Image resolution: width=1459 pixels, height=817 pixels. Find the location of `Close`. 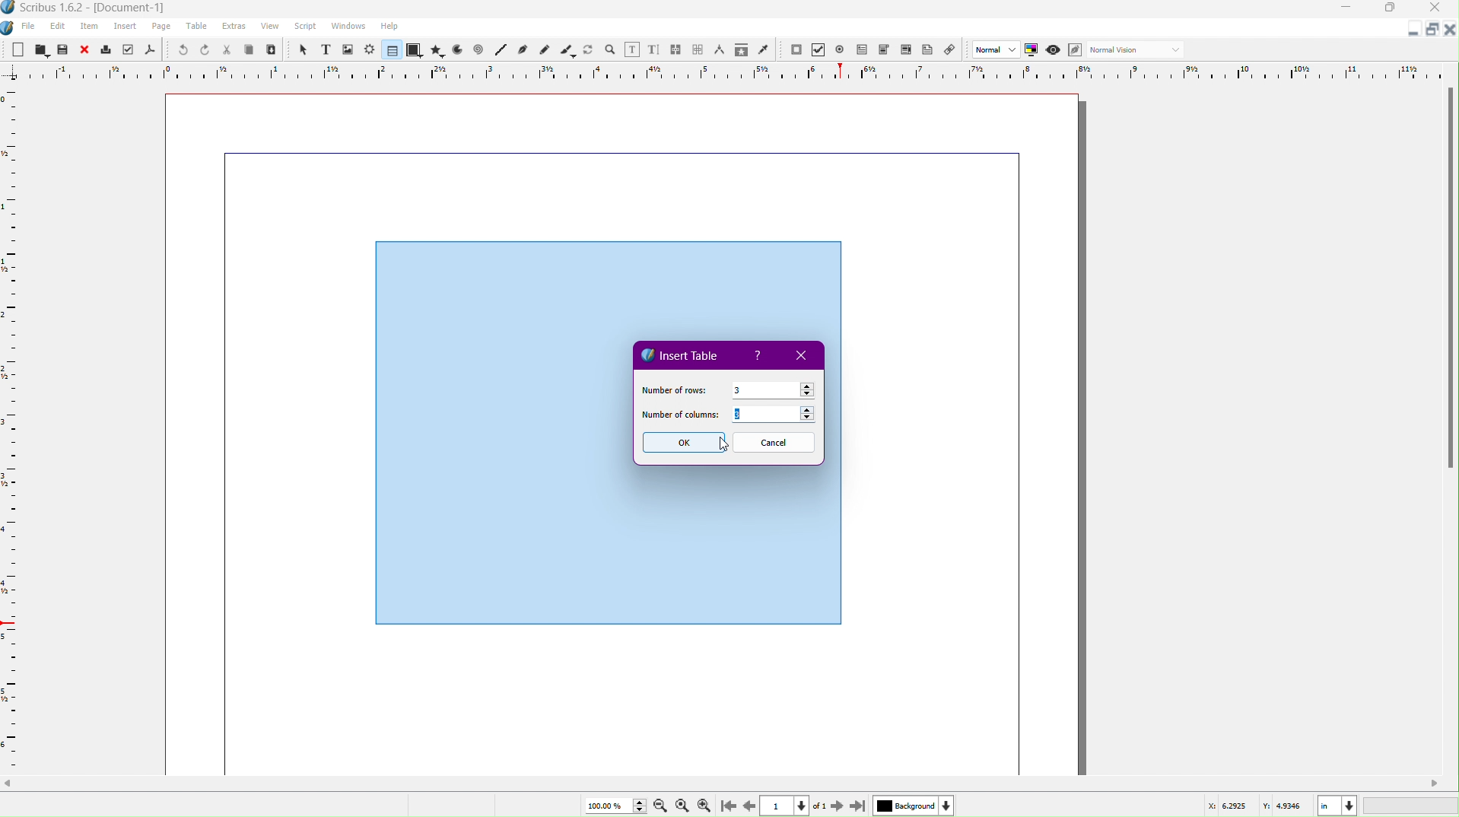

Close is located at coordinates (1450, 30).